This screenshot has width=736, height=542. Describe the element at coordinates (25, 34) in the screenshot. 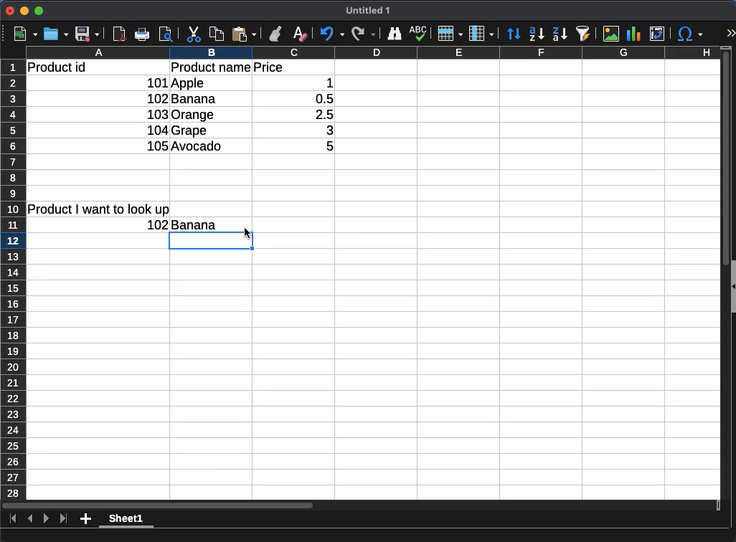

I see `new` at that location.